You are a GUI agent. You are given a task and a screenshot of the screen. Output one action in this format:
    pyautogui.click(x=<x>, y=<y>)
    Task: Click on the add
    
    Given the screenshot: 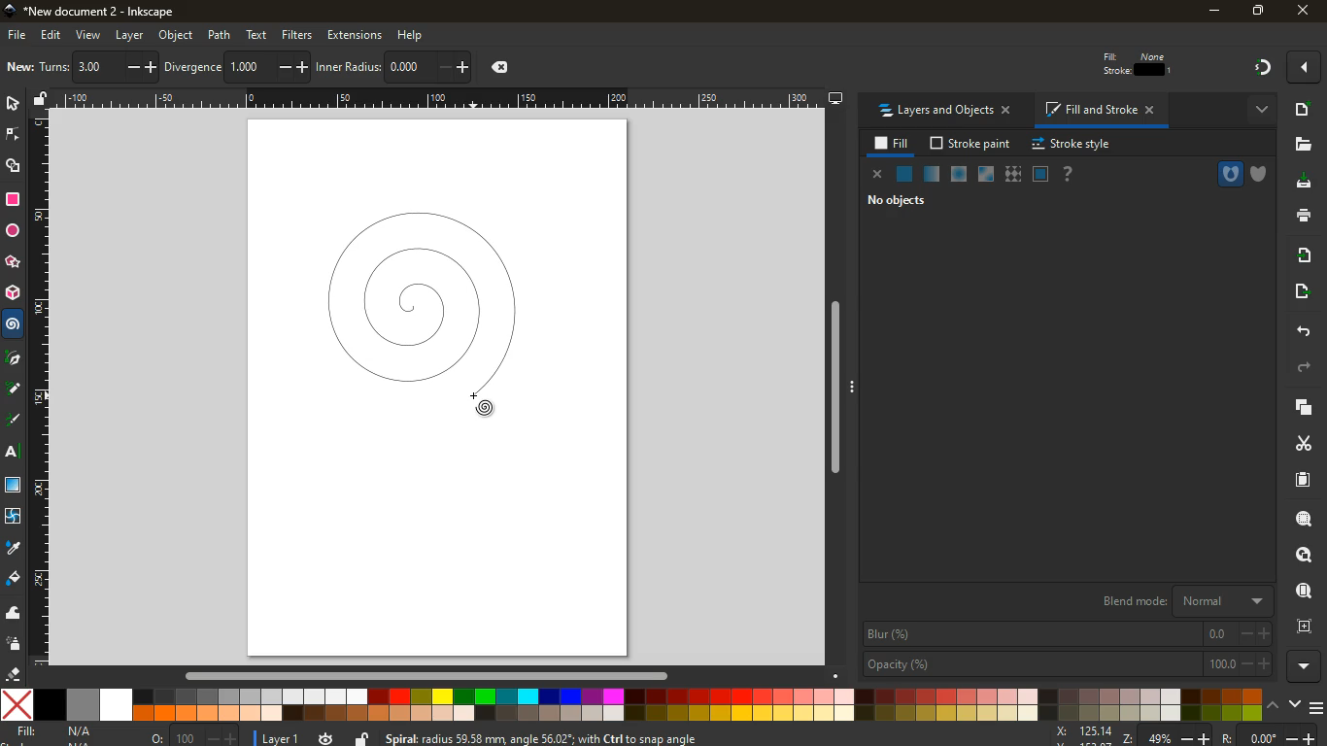 What is the action you would take?
    pyautogui.click(x=1303, y=112)
    